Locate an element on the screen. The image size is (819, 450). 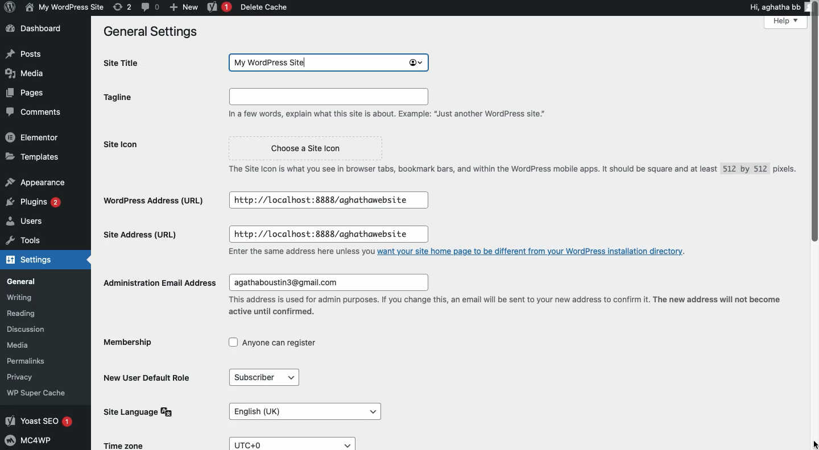
English (UK) is located at coordinates (303, 411).